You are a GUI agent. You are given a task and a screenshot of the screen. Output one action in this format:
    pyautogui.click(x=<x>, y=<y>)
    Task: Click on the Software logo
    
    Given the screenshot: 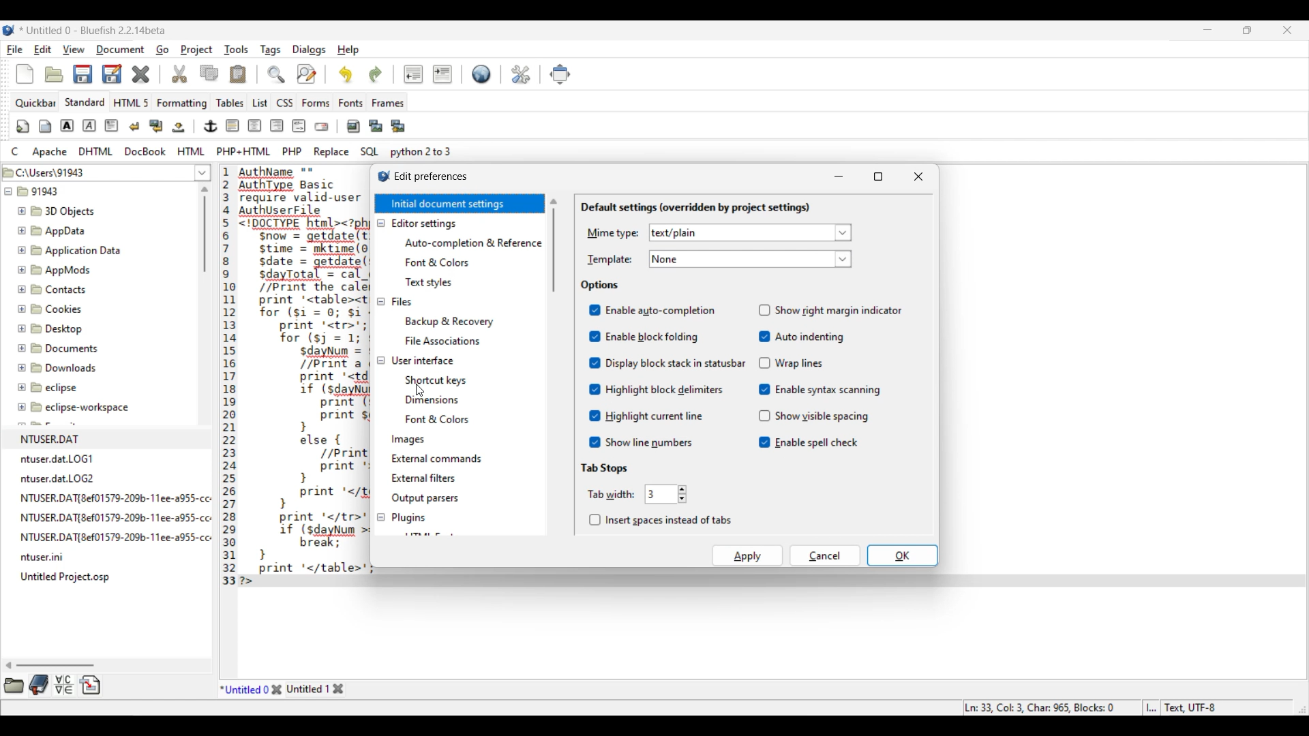 What is the action you would take?
    pyautogui.click(x=9, y=31)
    